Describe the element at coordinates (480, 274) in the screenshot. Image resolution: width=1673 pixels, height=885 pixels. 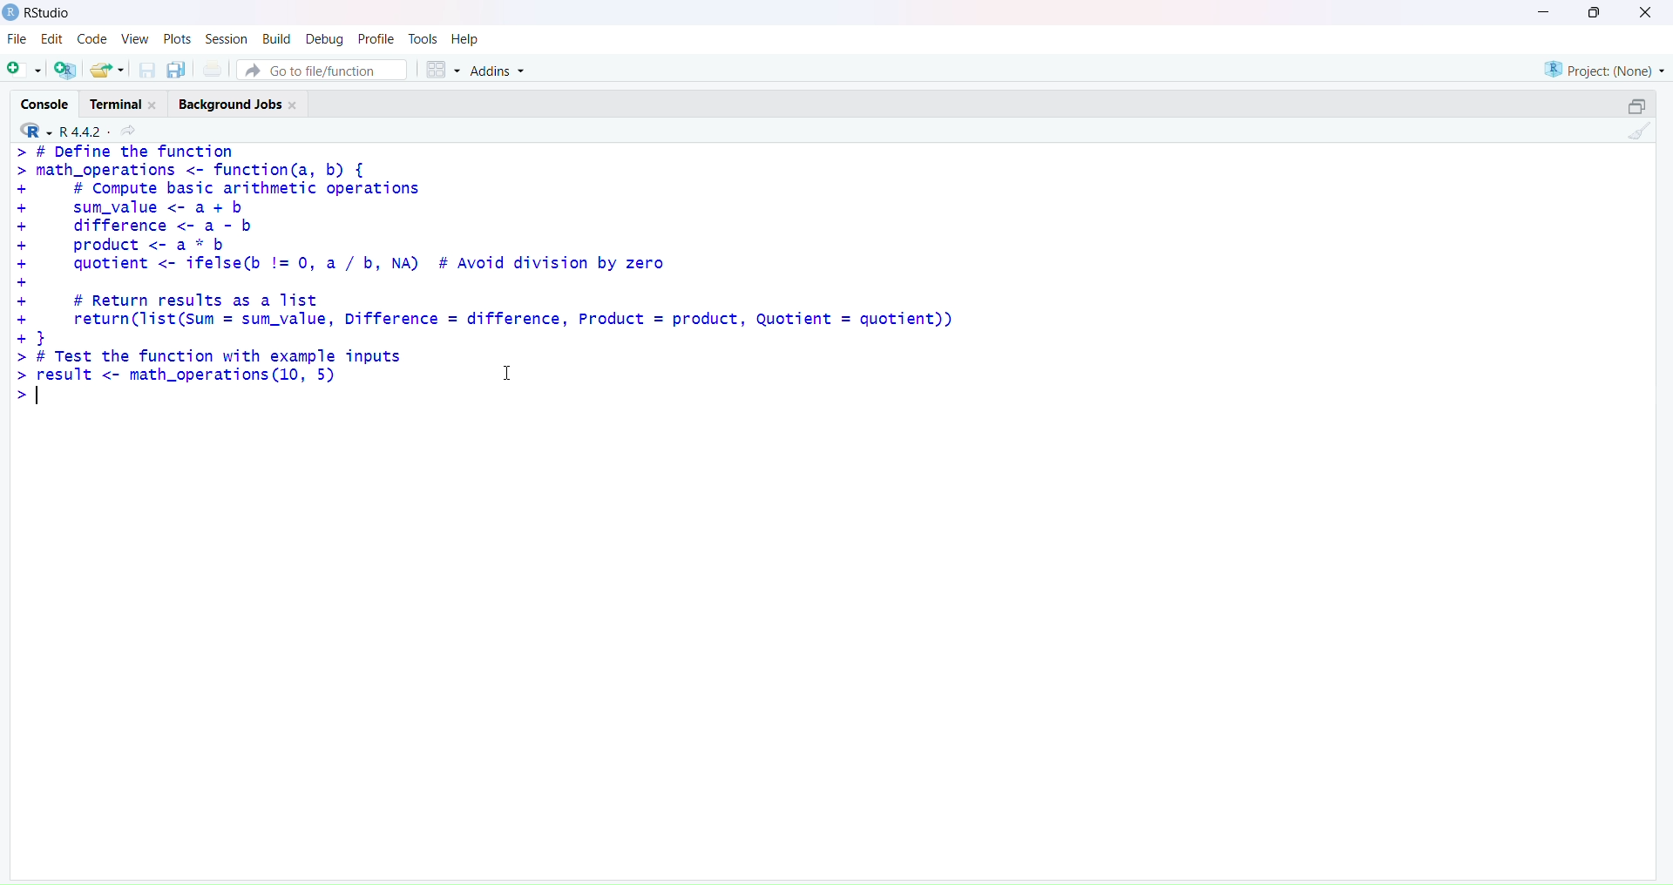
I see `- # Define the function
~ math_operations <- function(a, b) {
- # Compute basic arithmetic operations
- sum_value <- a + b
- difference <- a - b
- product <- a * b
- quotient <- ifelse(b != 0, a / b, NA) # Avoid division by zero
)
- # Return results as a Tist
- return(1ist(Sum = sum_value, Difference = difference, Product = product, Quotient = quotient))
3
- # Test the function with example inputs
result <- math_operations (10, 5)| I` at that location.